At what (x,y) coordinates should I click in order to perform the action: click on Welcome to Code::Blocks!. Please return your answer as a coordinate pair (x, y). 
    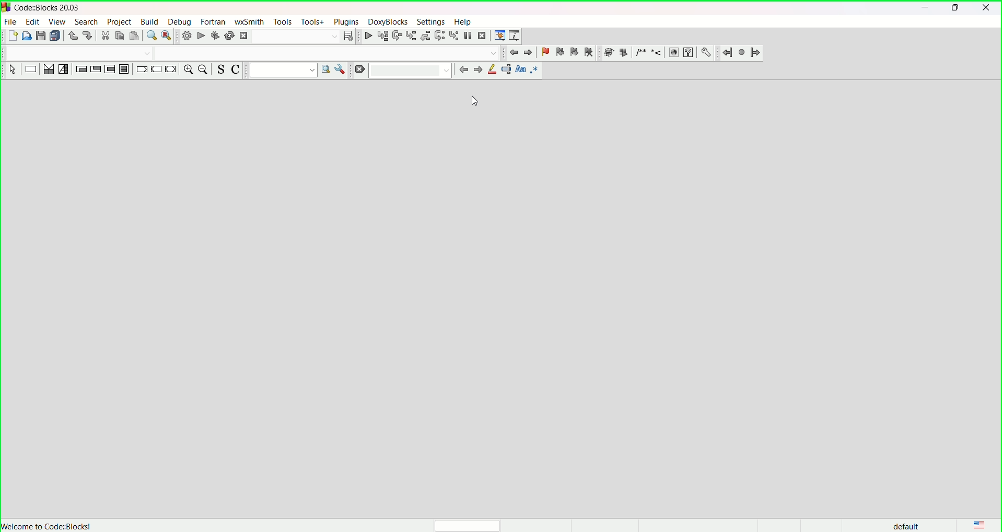
    Looking at the image, I should click on (53, 525).